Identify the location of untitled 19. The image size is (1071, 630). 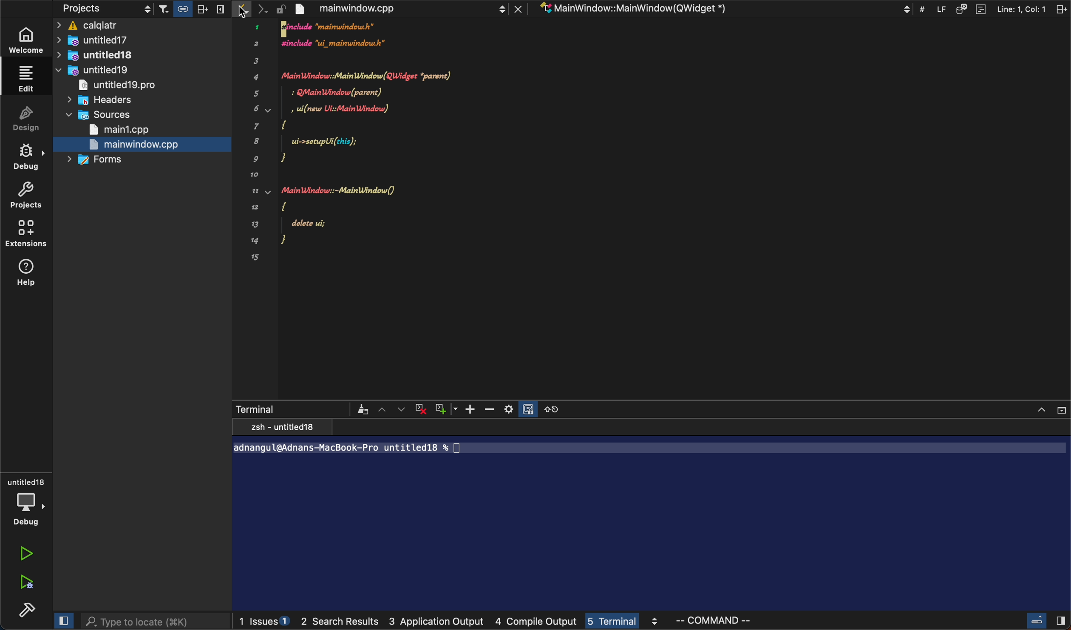
(123, 86).